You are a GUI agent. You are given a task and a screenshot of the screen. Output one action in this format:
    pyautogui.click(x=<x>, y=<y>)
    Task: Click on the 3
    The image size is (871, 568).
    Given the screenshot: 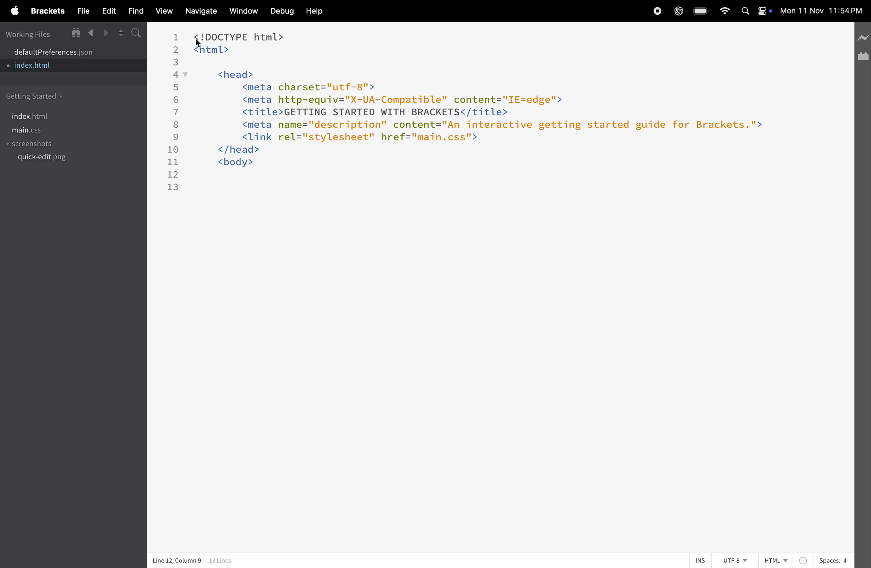 What is the action you would take?
    pyautogui.click(x=176, y=63)
    